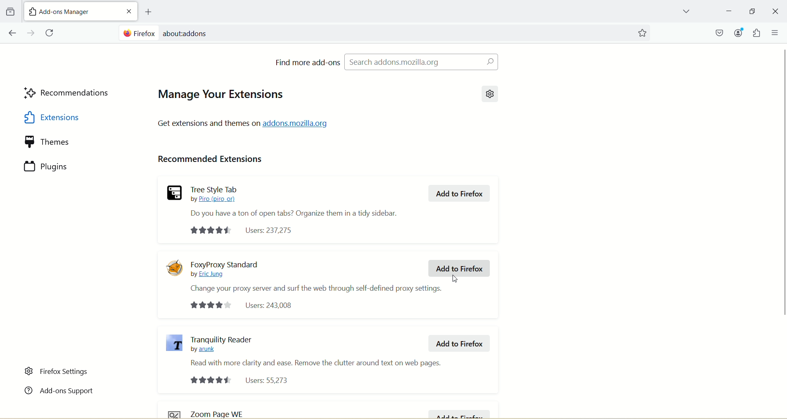 The width and height of the screenshot is (787, 419). Describe the element at coordinates (212, 412) in the screenshot. I see `zoom page WE` at that location.